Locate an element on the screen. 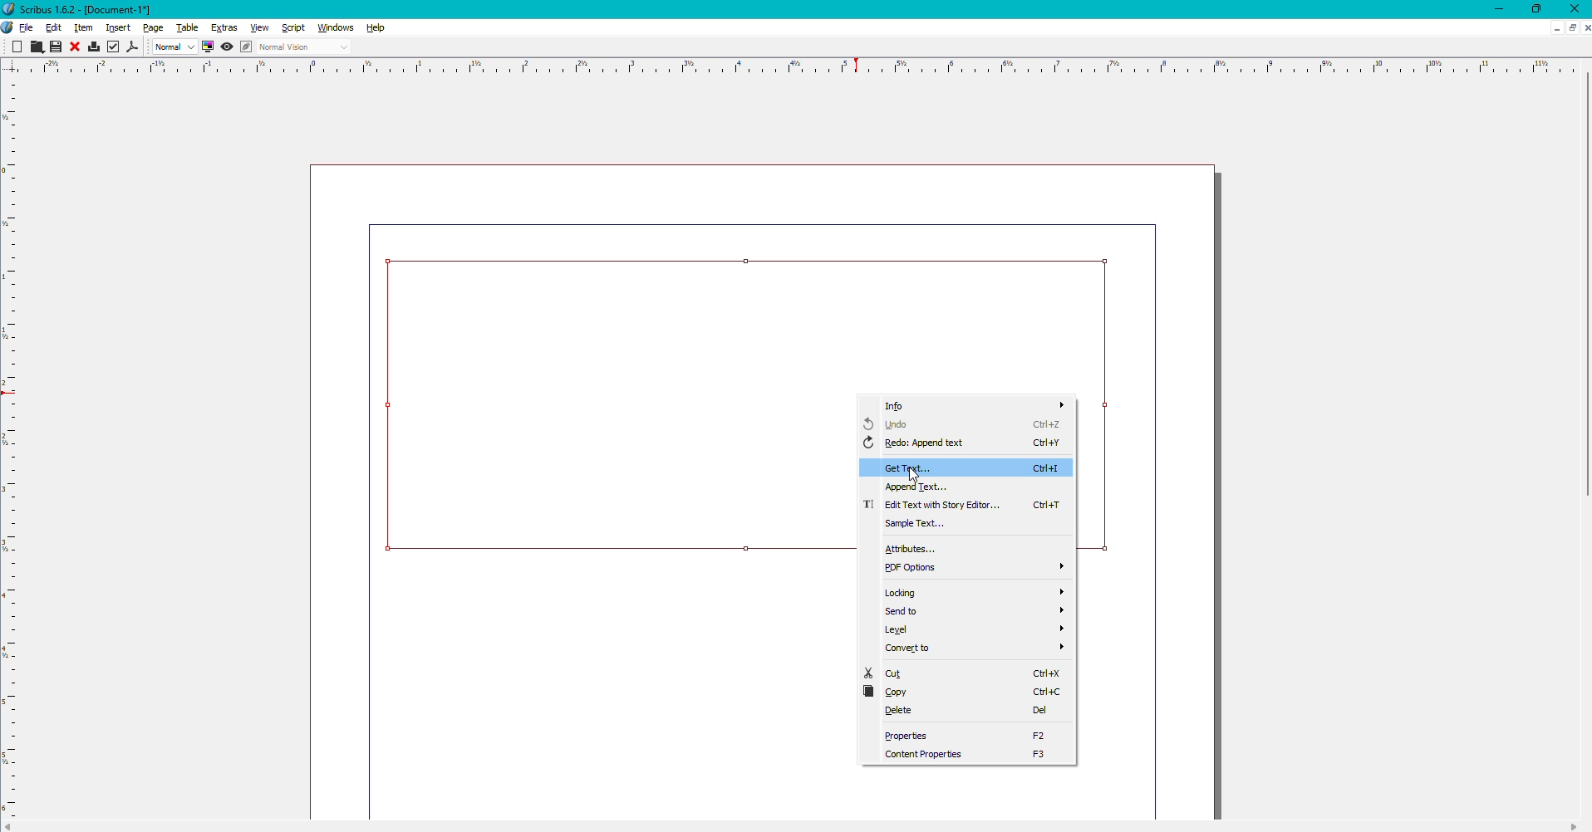 The height and width of the screenshot is (832, 1592). Edit is located at coordinates (53, 28).